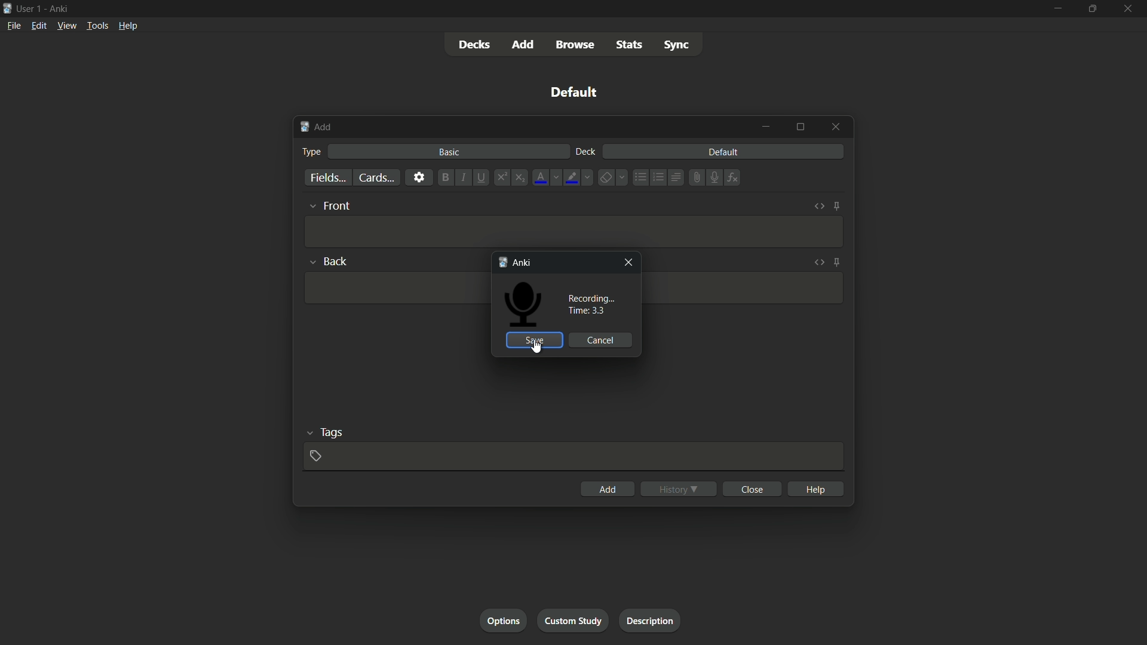 The image size is (1147, 645). Describe the element at coordinates (732, 177) in the screenshot. I see `equations` at that location.